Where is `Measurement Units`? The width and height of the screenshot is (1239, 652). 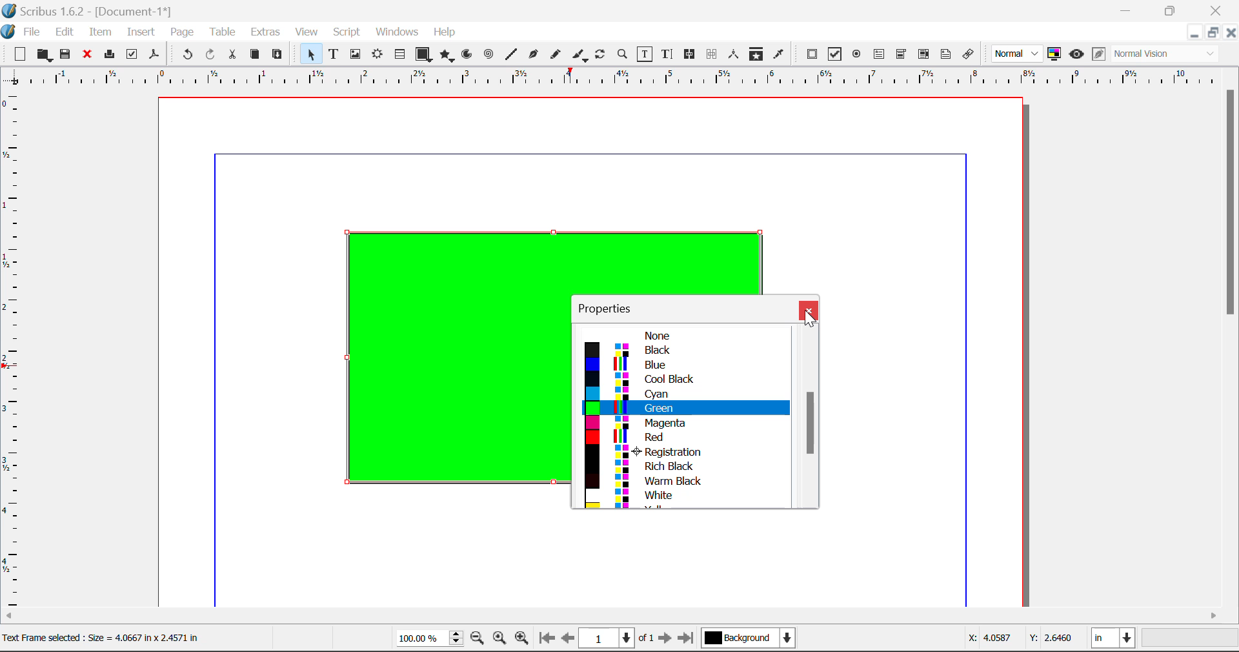 Measurement Units is located at coordinates (1114, 640).